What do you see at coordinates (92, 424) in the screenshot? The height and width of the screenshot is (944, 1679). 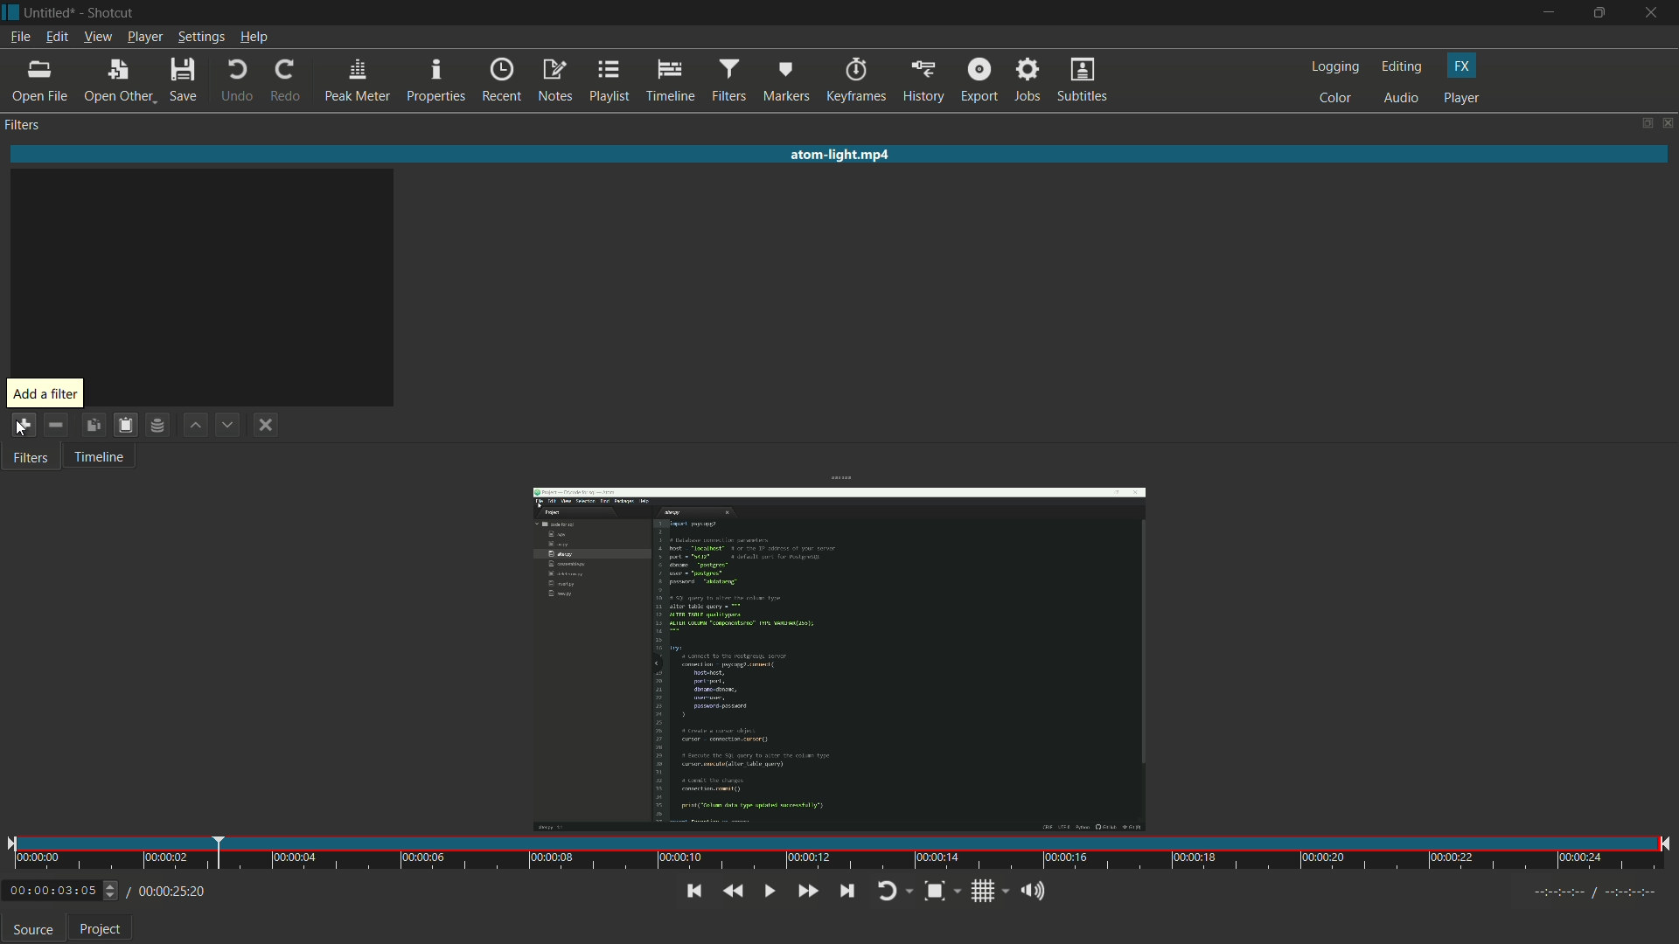 I see `copy checked filters` at bounding box center [92, 424].